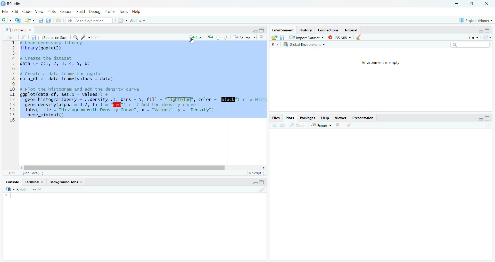 The height and width of the screenshot is (262, 495). Describe the element at coordinates (18, 21) in the screenshot. I see `create a project` at that location.